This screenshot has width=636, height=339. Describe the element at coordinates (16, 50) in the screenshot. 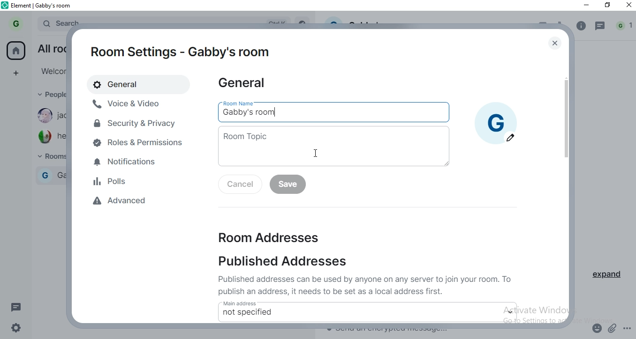

I see `home` at that location.